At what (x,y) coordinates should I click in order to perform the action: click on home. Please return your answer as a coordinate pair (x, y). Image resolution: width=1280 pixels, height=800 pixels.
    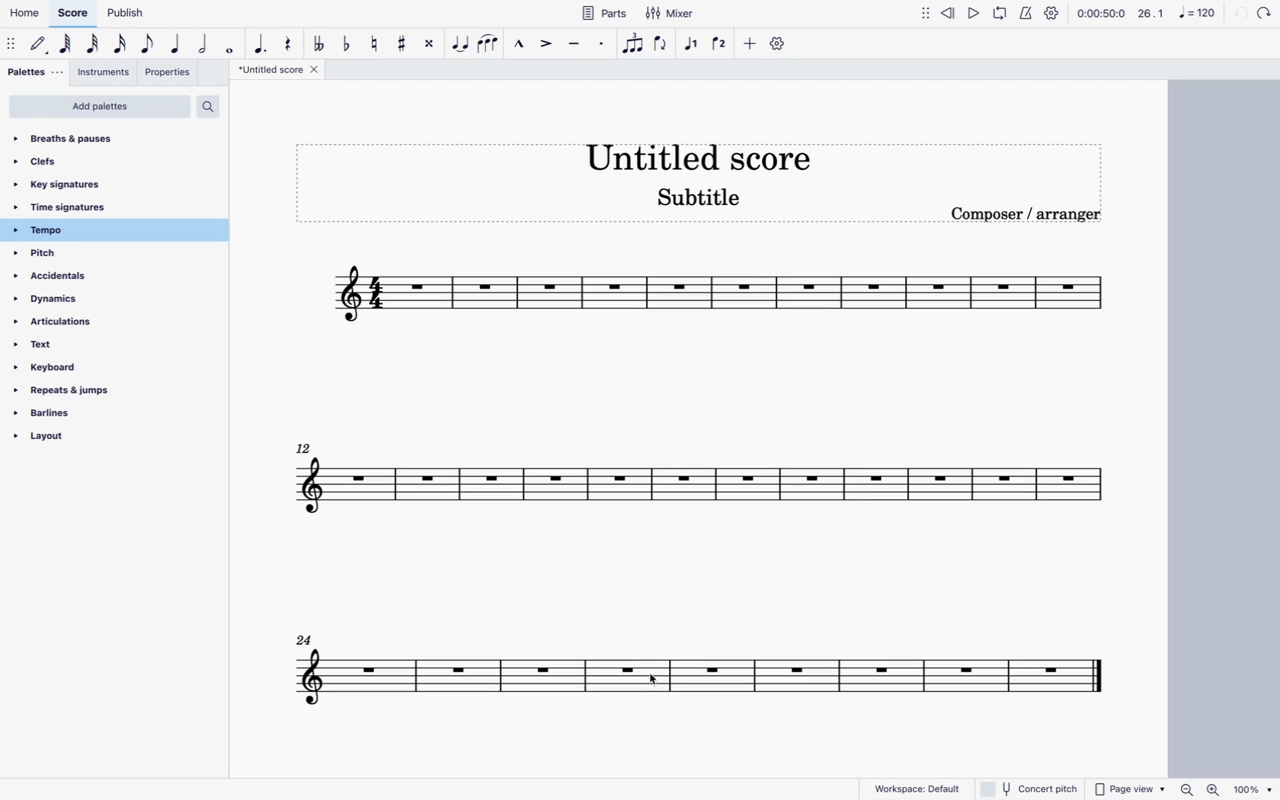
    Looking at the image, I should click on (27, 12).